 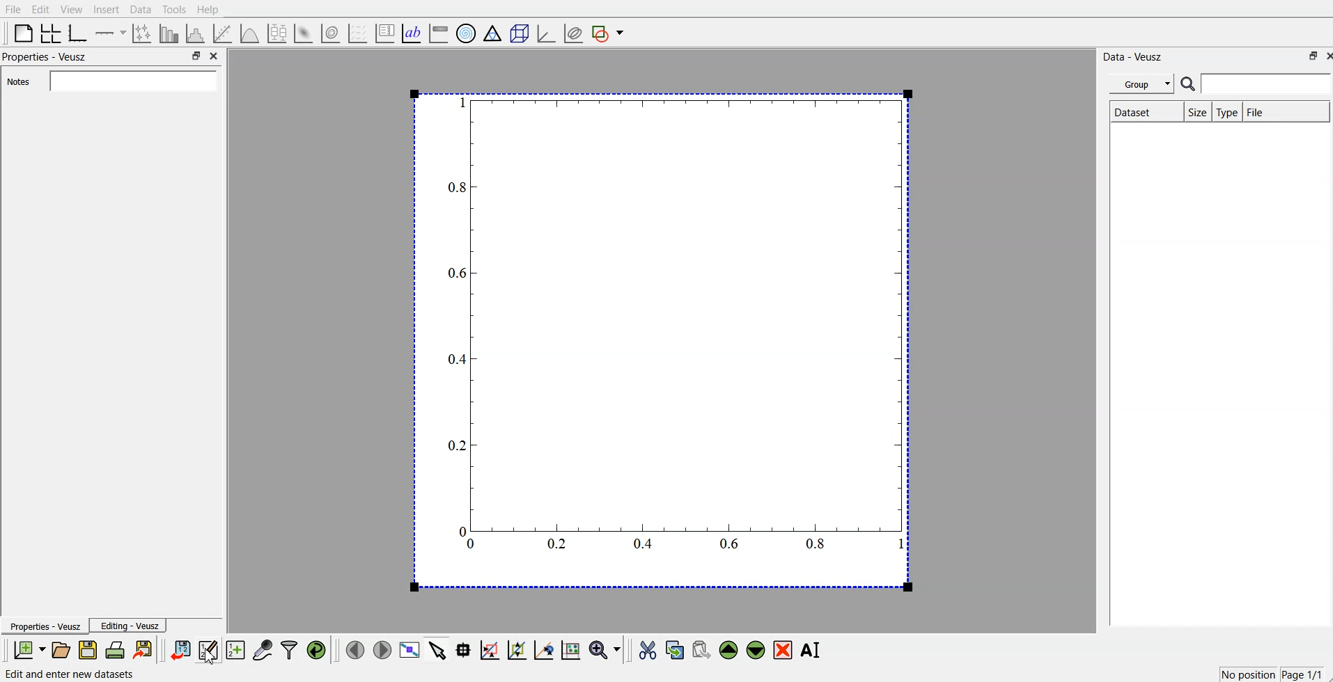 What do you see at coordinates (1134, 56) in the screenshot?
I see `Data - Veusz` at bounding box center [1134, 56].